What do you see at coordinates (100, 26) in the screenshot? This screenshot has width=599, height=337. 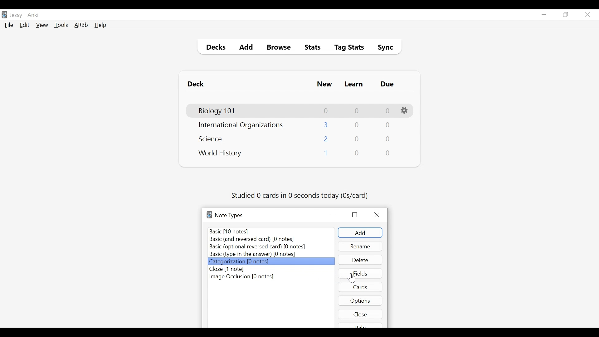 I see `Help` at bounding box center [100, 26].